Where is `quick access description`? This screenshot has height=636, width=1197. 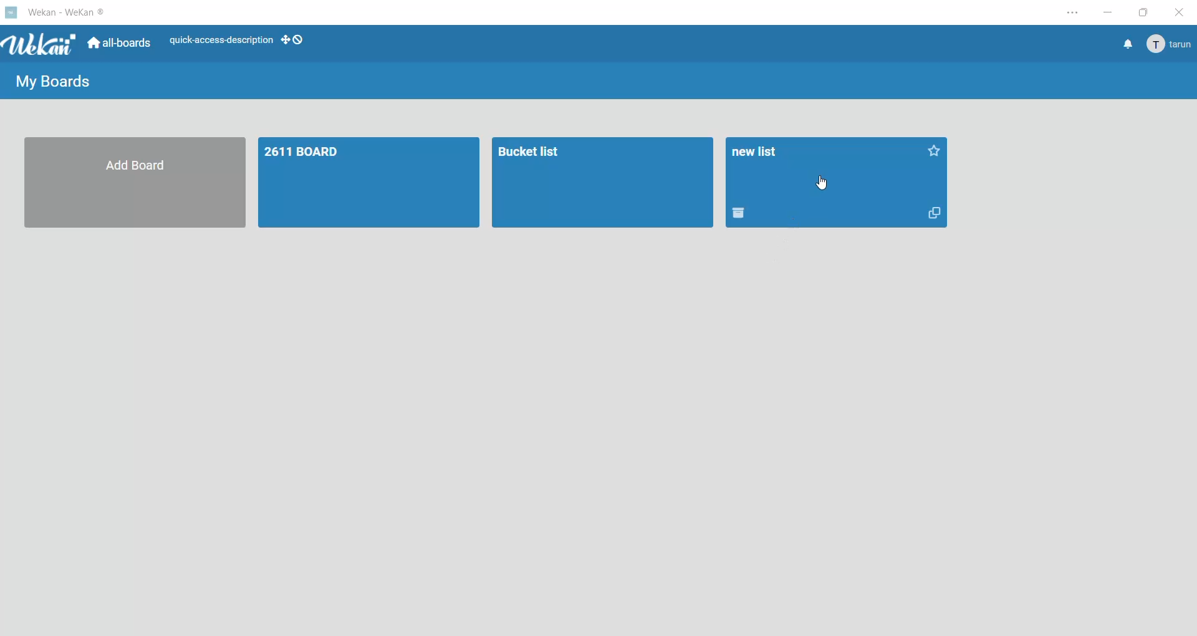
quick access description is located at coordinates (221, 39).